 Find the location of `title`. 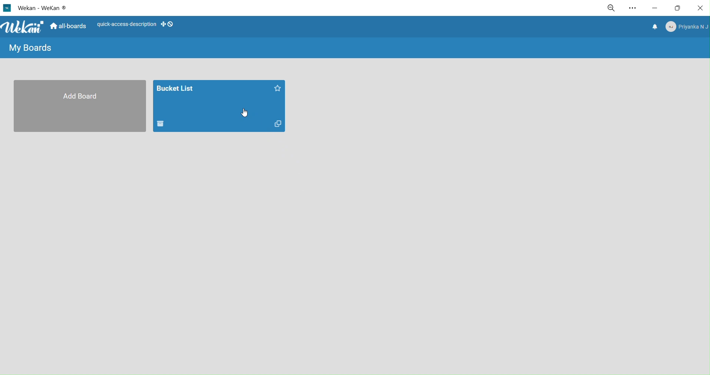

title is located at coordinates (45, 8).